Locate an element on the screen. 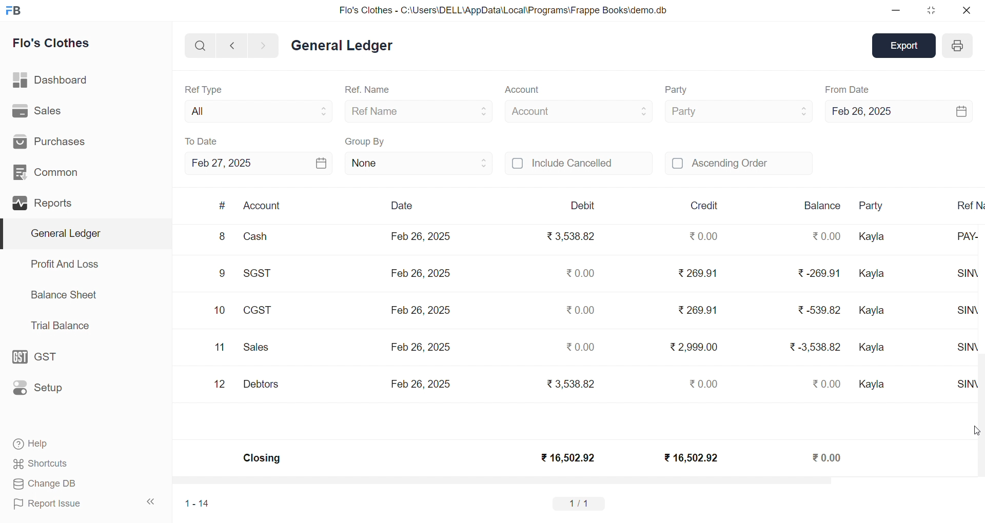 This screenshot has width=985, height=523. ₹0.00 is located at coordinates (829, 384).